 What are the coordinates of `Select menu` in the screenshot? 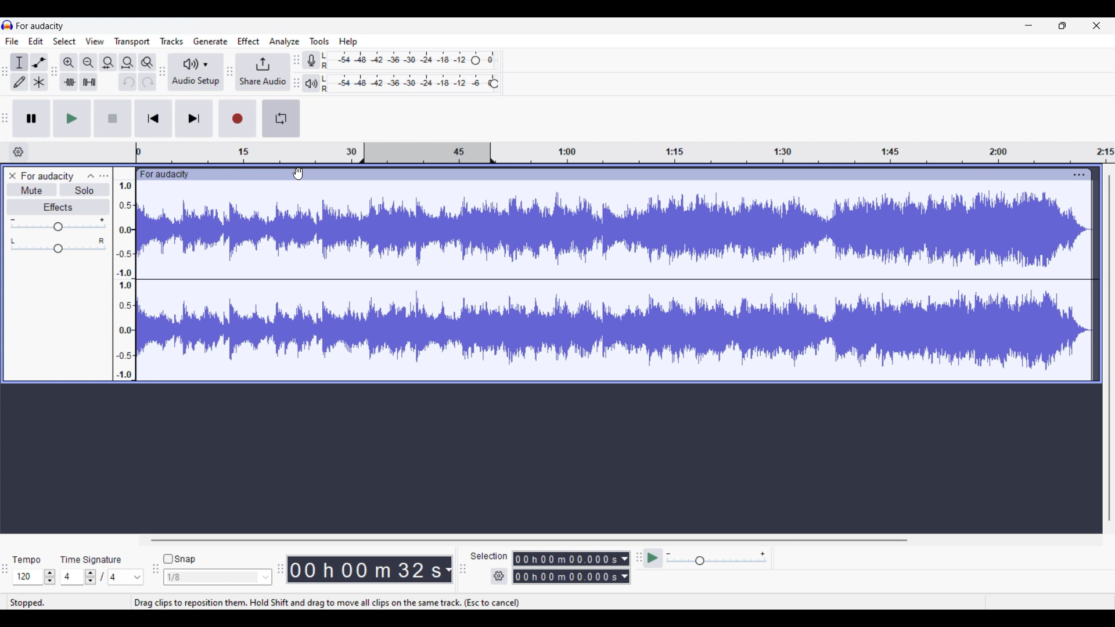 It's located at (64, 41).